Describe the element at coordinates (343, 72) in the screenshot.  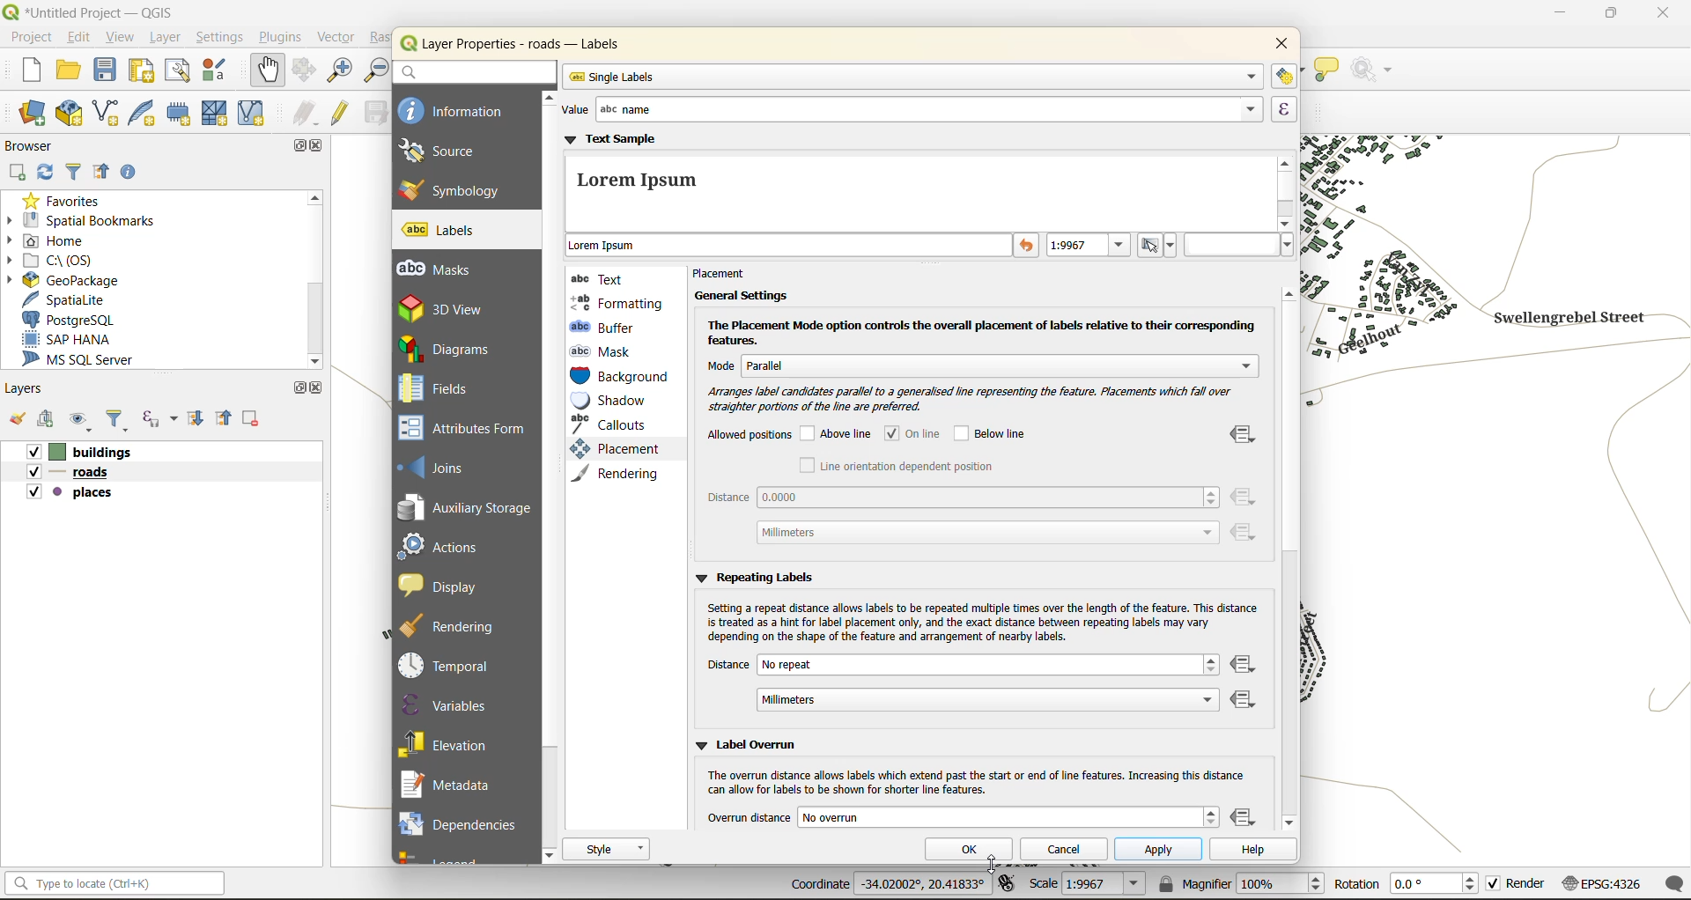
I see `zoom in` at that location.